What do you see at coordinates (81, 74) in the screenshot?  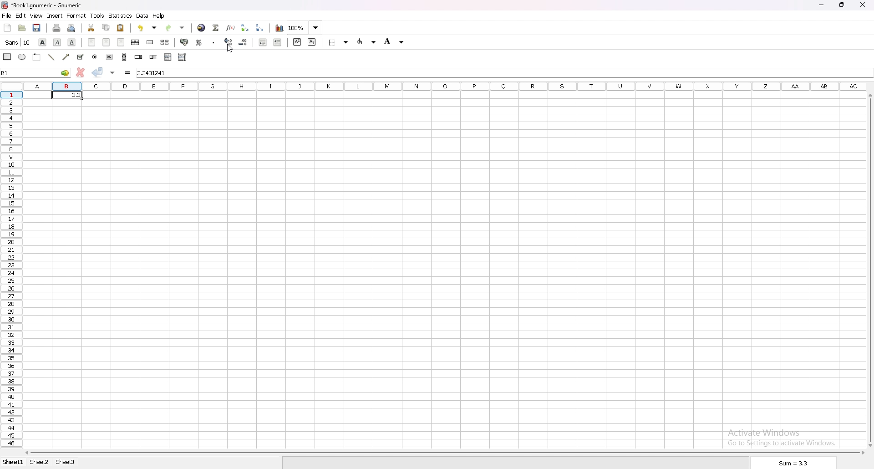 I see `cancel changes` at bounding box center [81, 74].